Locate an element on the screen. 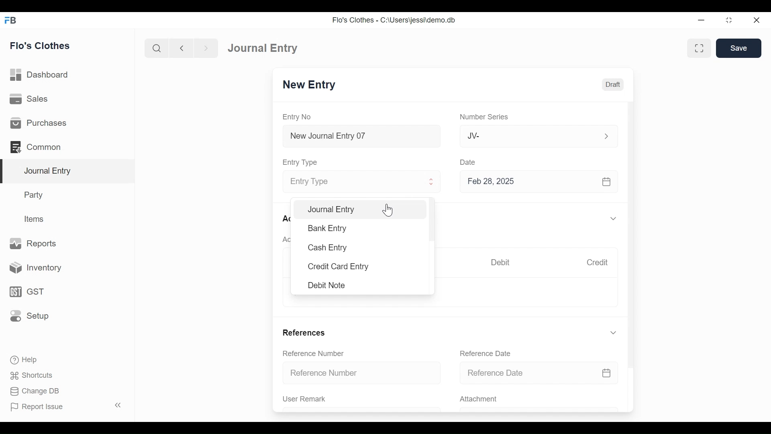 This screenshot has width=771, height=434. Setup is located at coordinates (29, 315).